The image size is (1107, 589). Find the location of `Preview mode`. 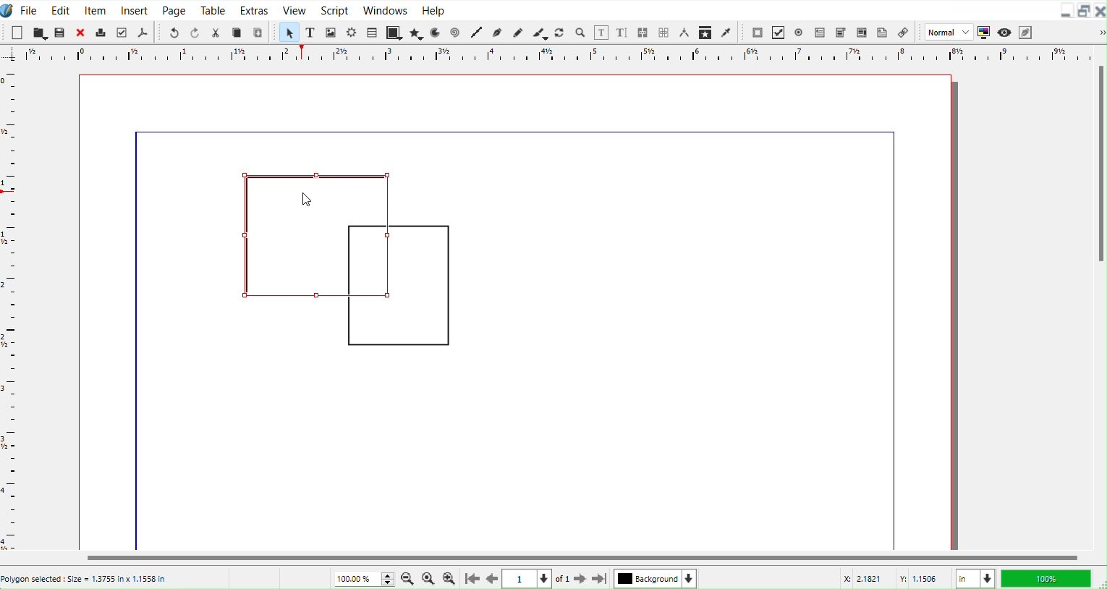

Preview mode is located at coordinates (1004, 31).